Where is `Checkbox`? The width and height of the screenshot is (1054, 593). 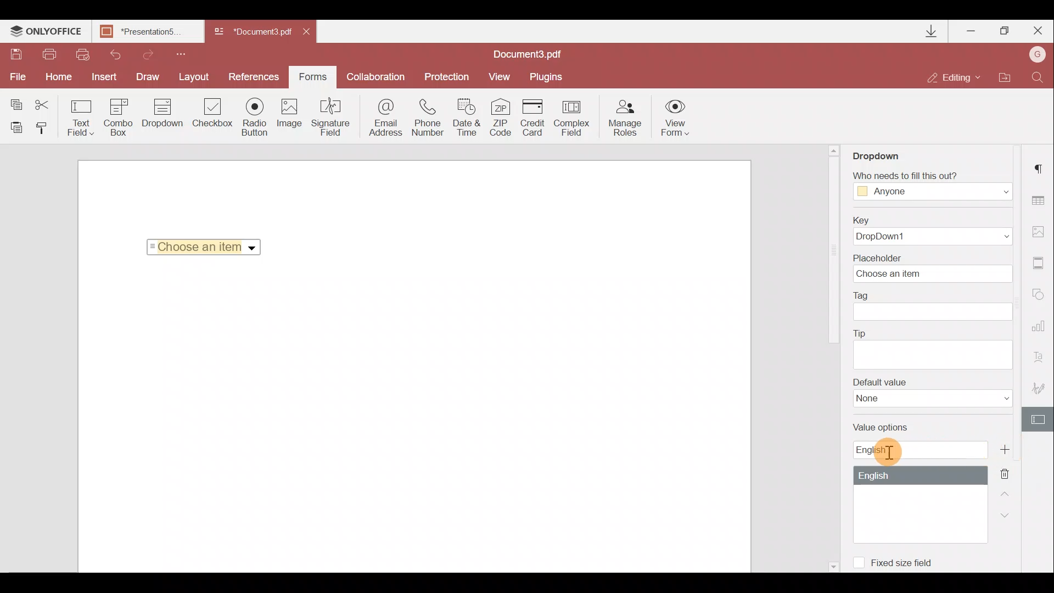
Checkbox is located at coordinates (211, 115).